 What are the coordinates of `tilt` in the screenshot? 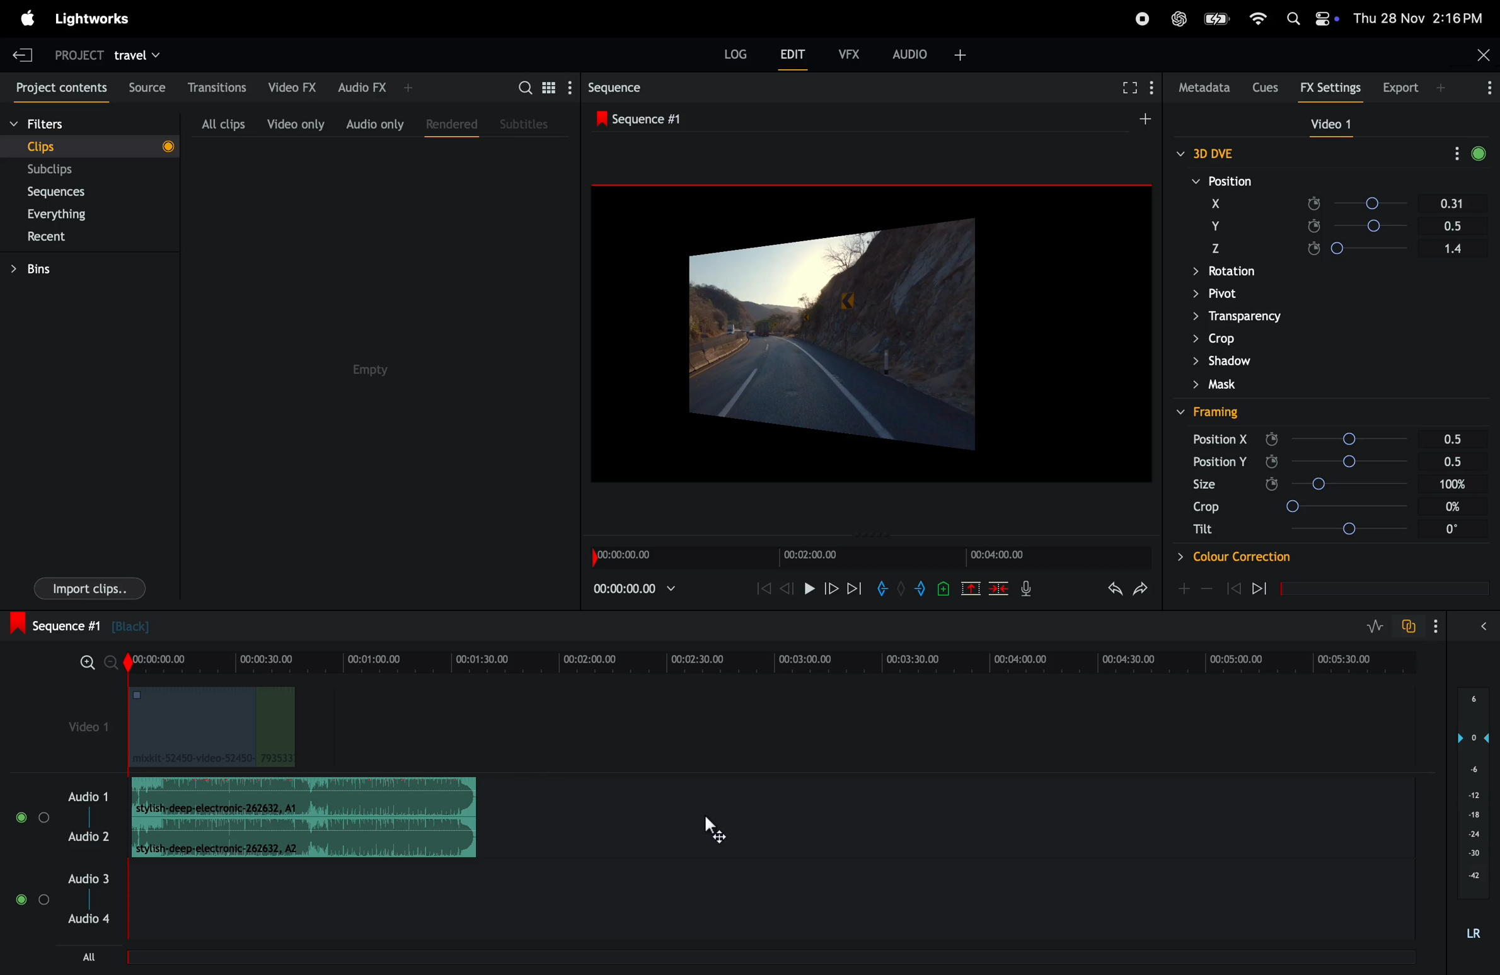 It's located at (1309, 273).